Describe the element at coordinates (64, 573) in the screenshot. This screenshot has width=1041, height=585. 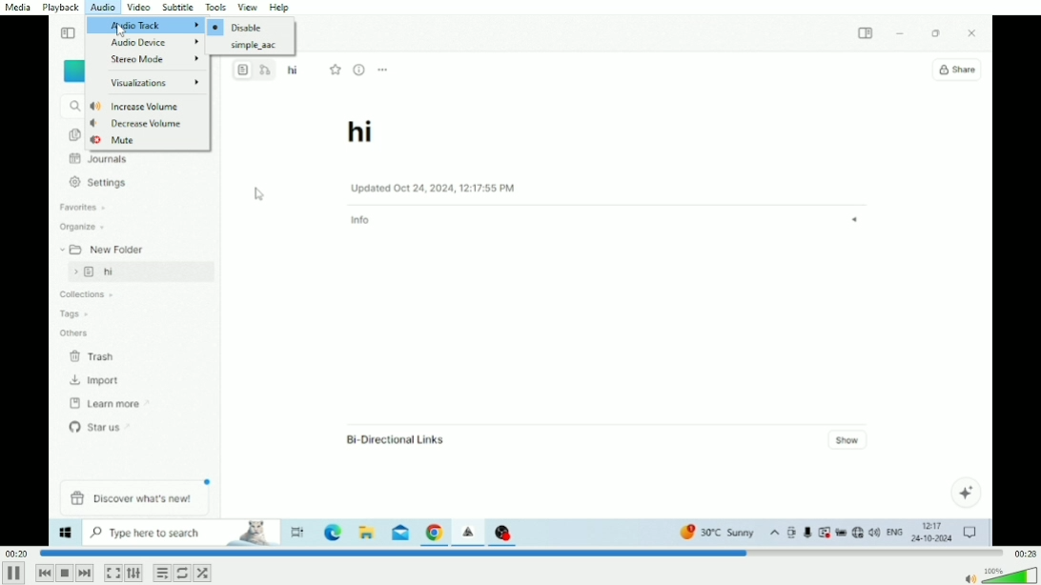
I see `Stop playback` at that location.